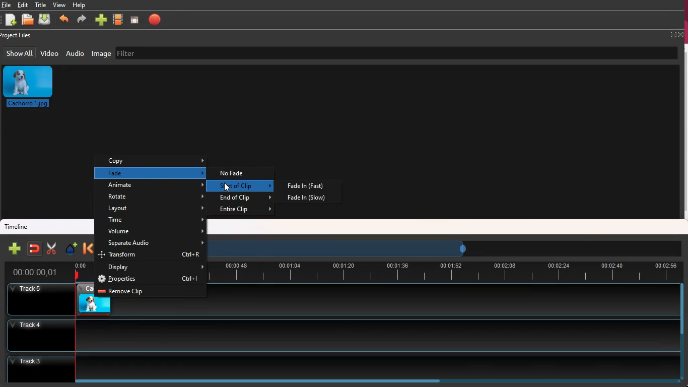 Image resolution: width=688 pixels, height=387 pixels. What do you see at coordinates (157, 19) in the screenshot?
I see `stop` at bounding box center [157, 19].